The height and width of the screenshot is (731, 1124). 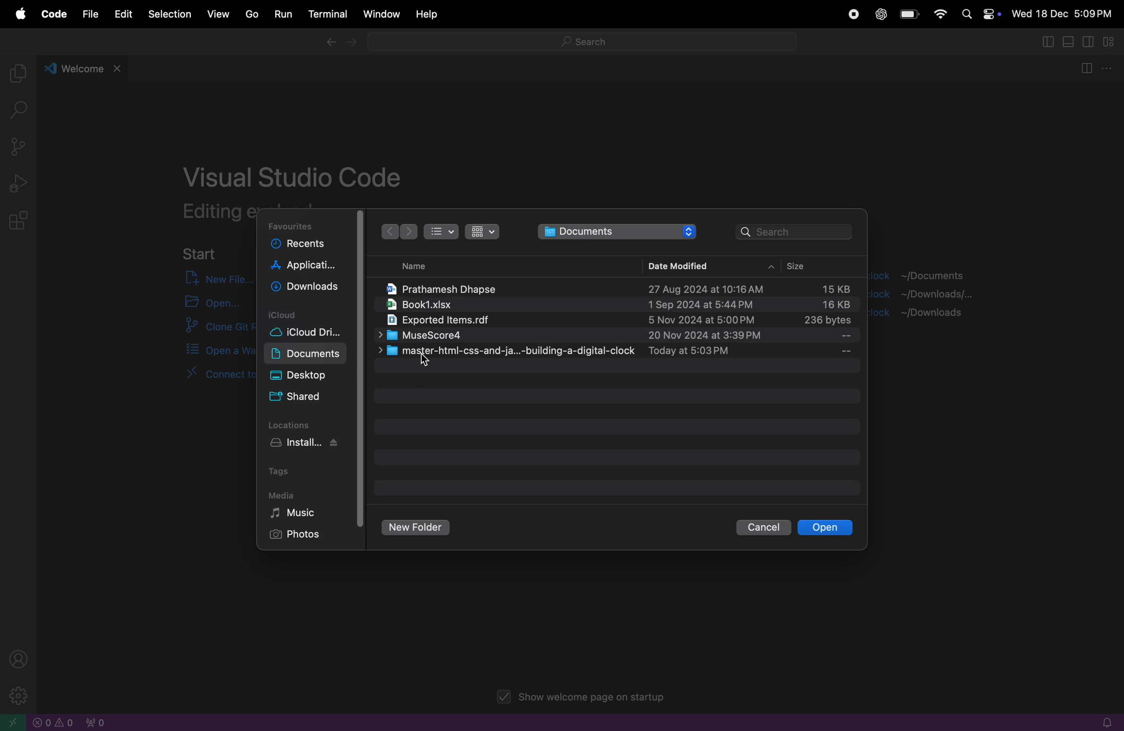 I want to click on open input elements, so click(x=209, y=303).